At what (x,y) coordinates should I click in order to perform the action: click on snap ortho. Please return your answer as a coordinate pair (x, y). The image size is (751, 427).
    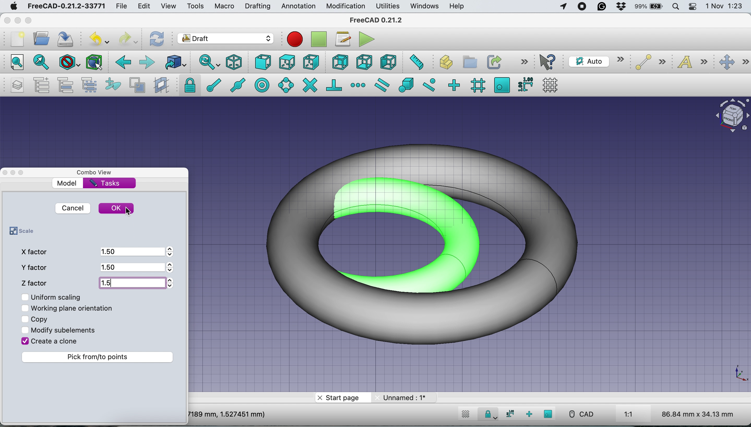
    Looking at the image, I should click on (528, 414).